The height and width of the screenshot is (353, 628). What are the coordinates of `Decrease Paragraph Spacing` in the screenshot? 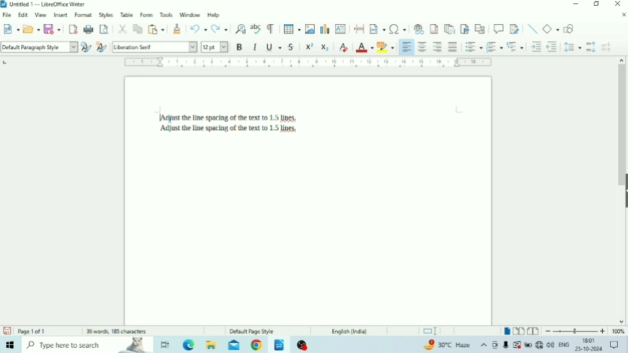 It's located at (606, 48).